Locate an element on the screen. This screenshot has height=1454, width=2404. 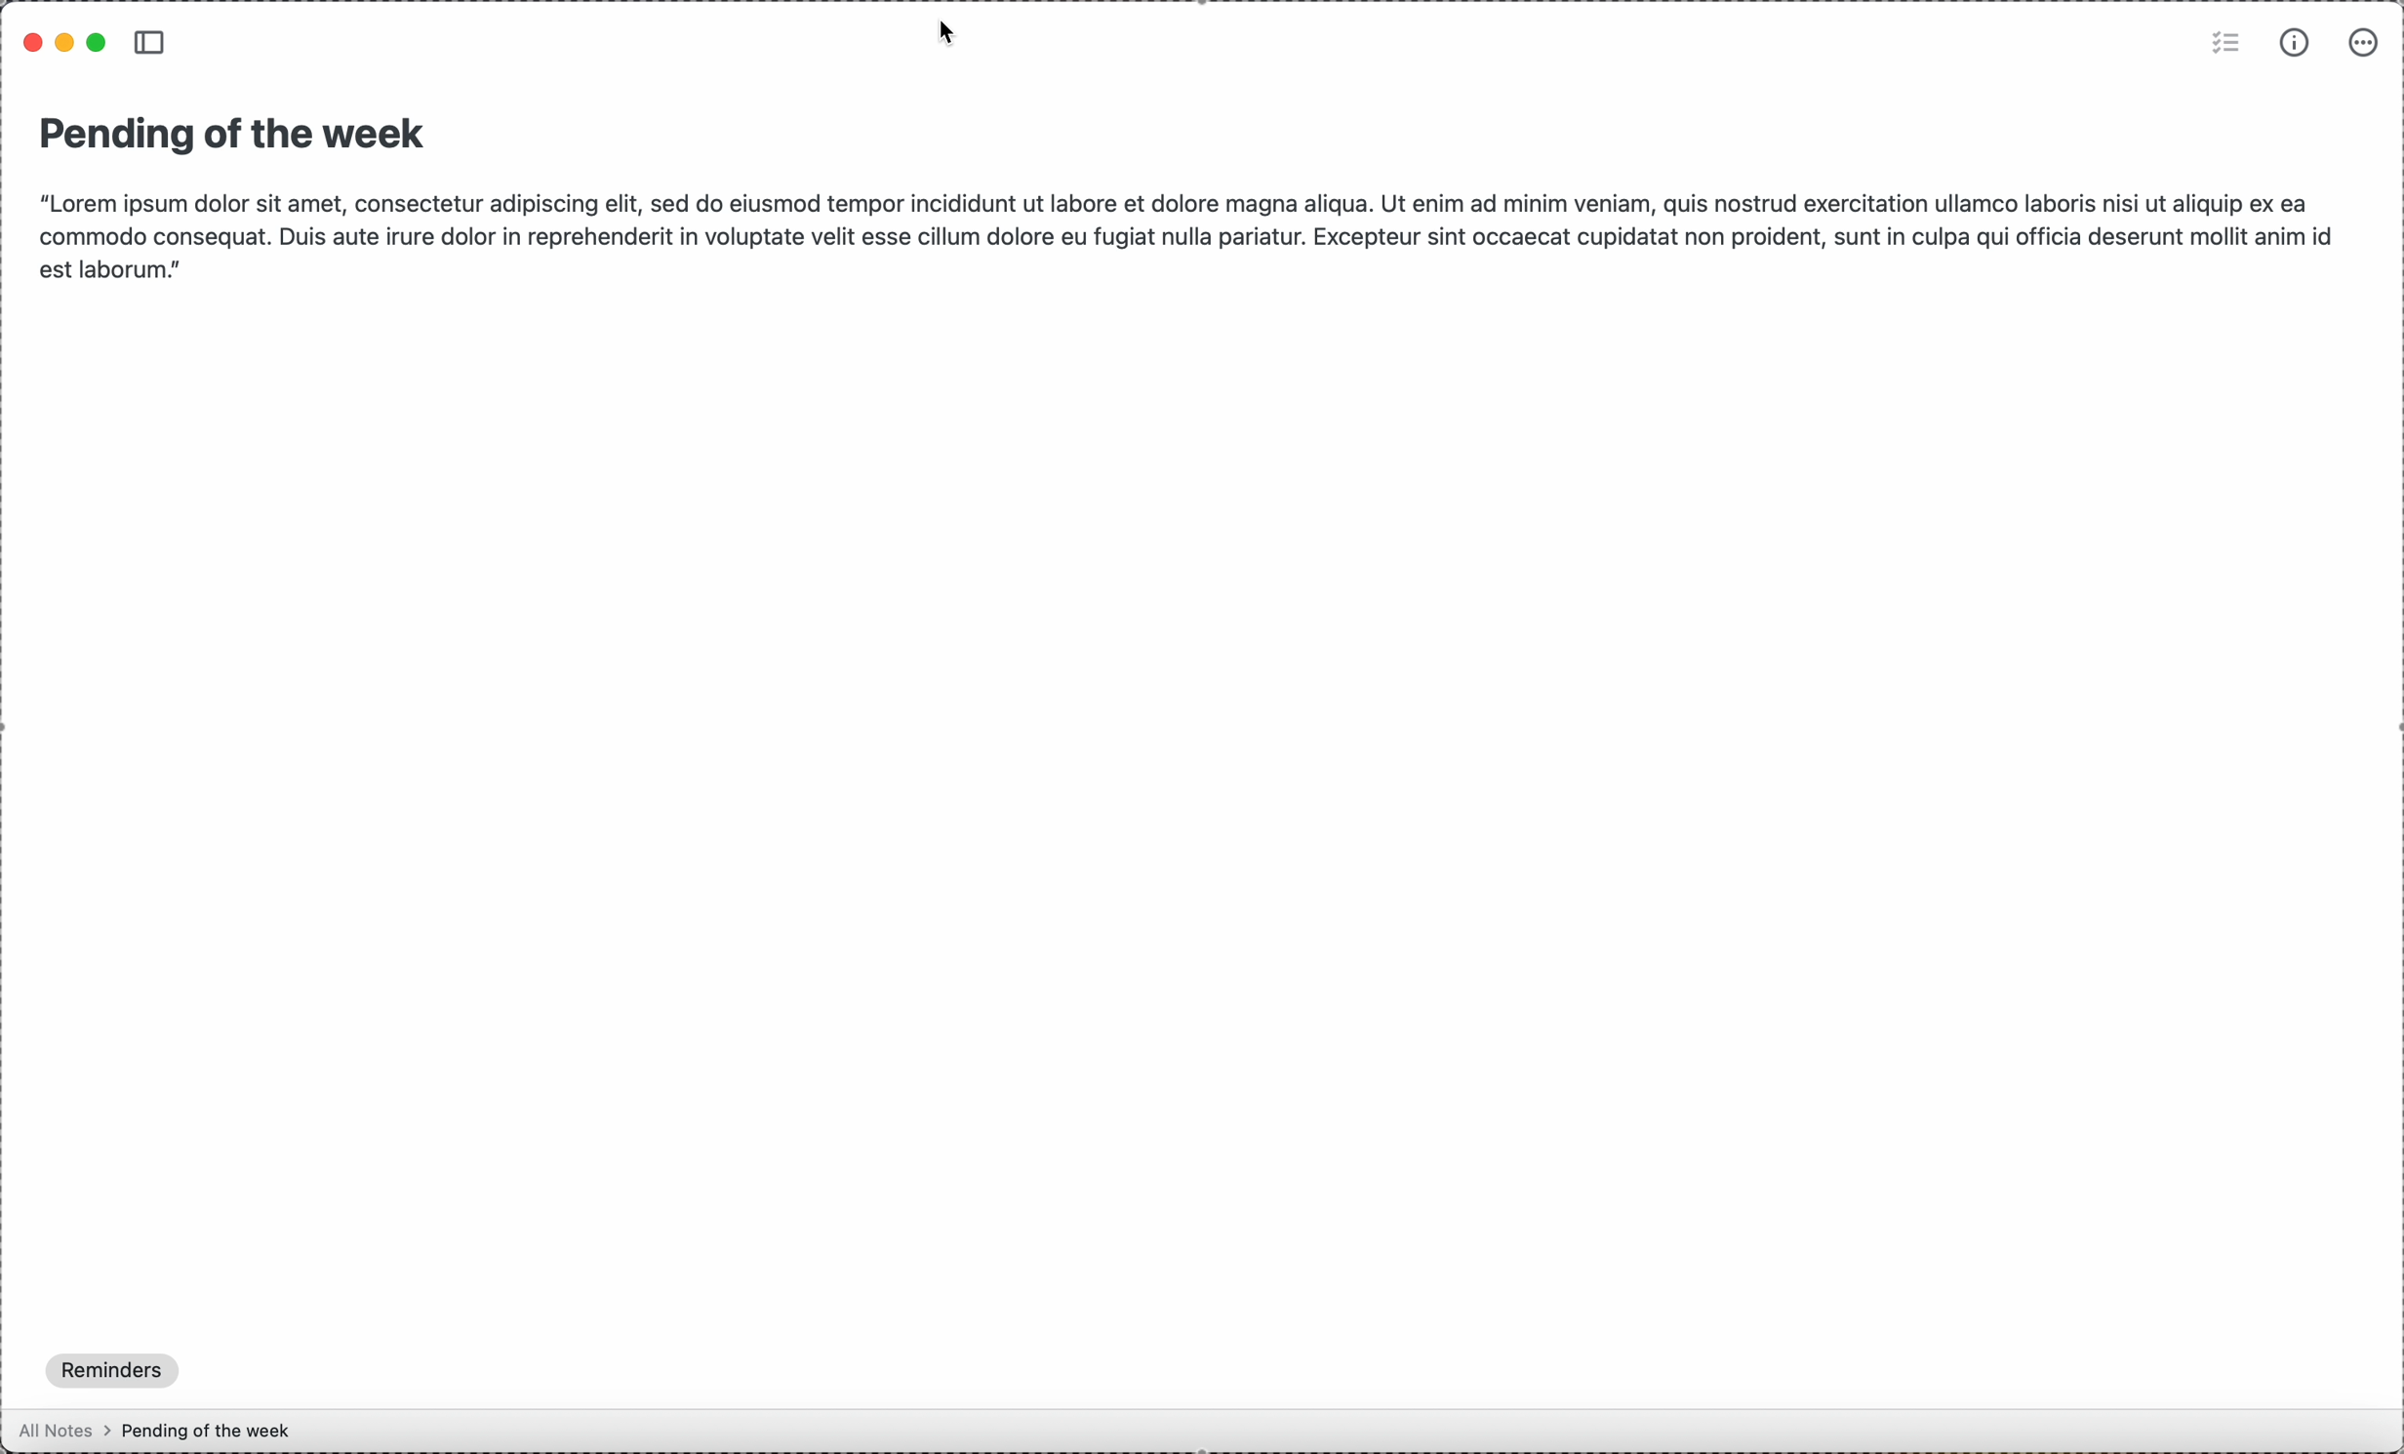
all notes > pending of the week is located at coordinates (164, 1429).